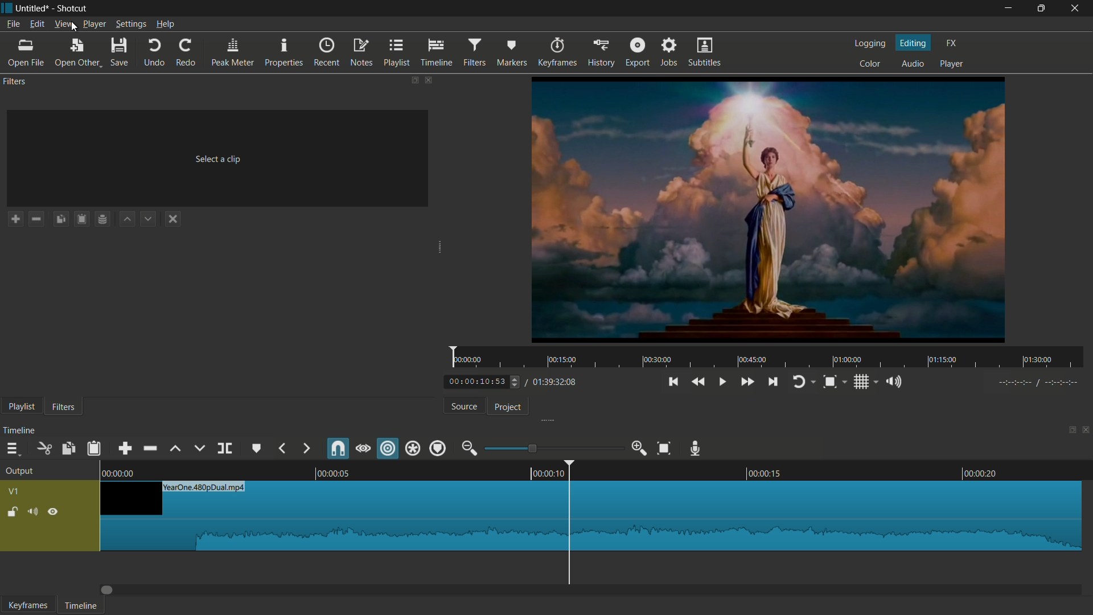  I want to click on adjustment bar, so click(552, 448).